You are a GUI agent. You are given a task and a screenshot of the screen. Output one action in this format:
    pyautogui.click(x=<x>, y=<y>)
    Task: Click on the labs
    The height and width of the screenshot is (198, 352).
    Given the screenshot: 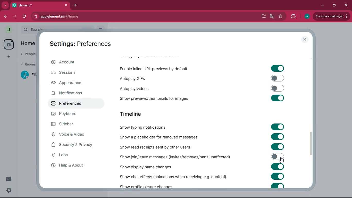 What is the action you would take?
    pyautogui.click(x=70, y=156)
    